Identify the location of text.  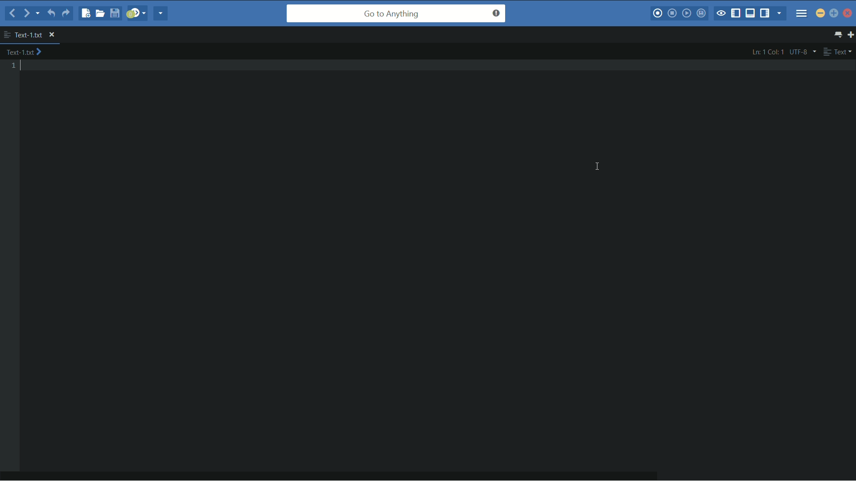
(837, 52).